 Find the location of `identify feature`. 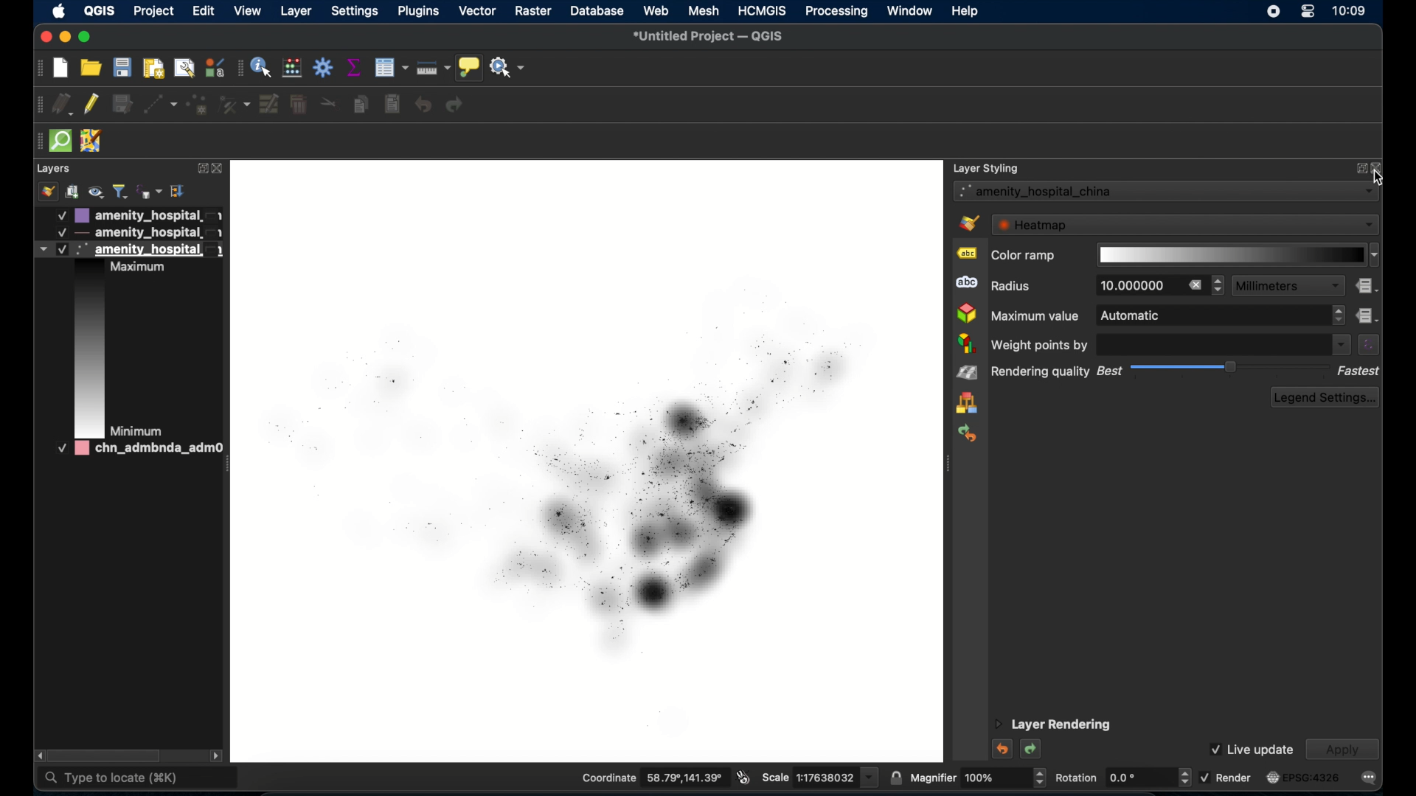

identify feature is located at coordinates (262, 67).